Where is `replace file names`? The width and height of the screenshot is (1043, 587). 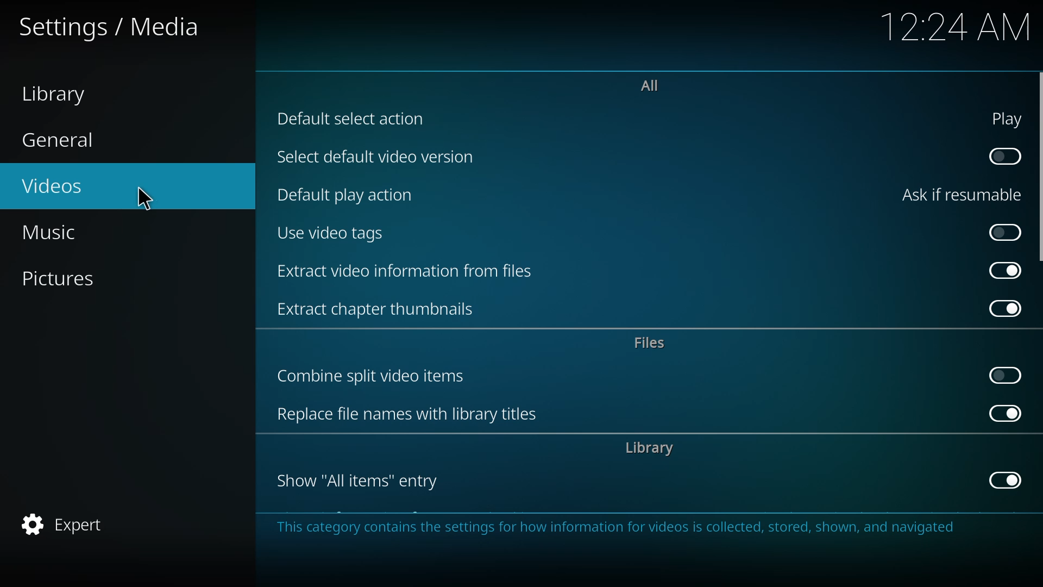 replace file names is located at coordinates (412, 414).